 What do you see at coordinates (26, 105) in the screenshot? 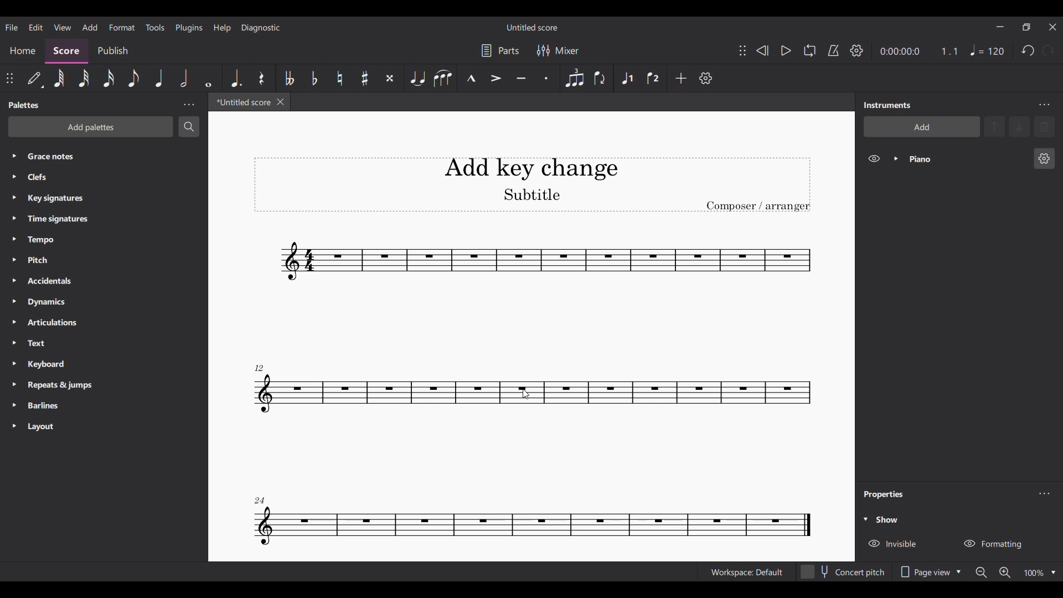
I see `Panel title` at bounding box center [26, 105].